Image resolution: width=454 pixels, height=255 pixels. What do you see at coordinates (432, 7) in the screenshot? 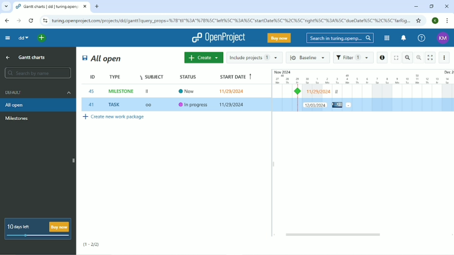
I see `Restore down` at bounding box center [432, 7].